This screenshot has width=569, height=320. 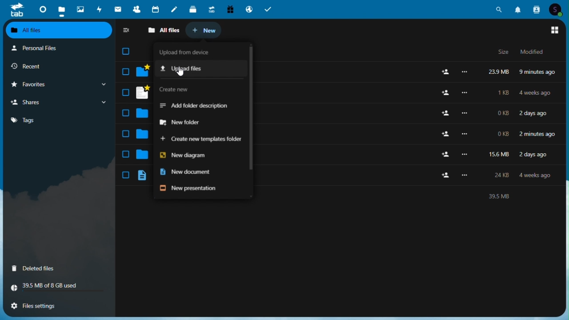 What do you see at coordinates (164, 30) in the screenshot?
I see `All files` at bounding box center [164, 30].